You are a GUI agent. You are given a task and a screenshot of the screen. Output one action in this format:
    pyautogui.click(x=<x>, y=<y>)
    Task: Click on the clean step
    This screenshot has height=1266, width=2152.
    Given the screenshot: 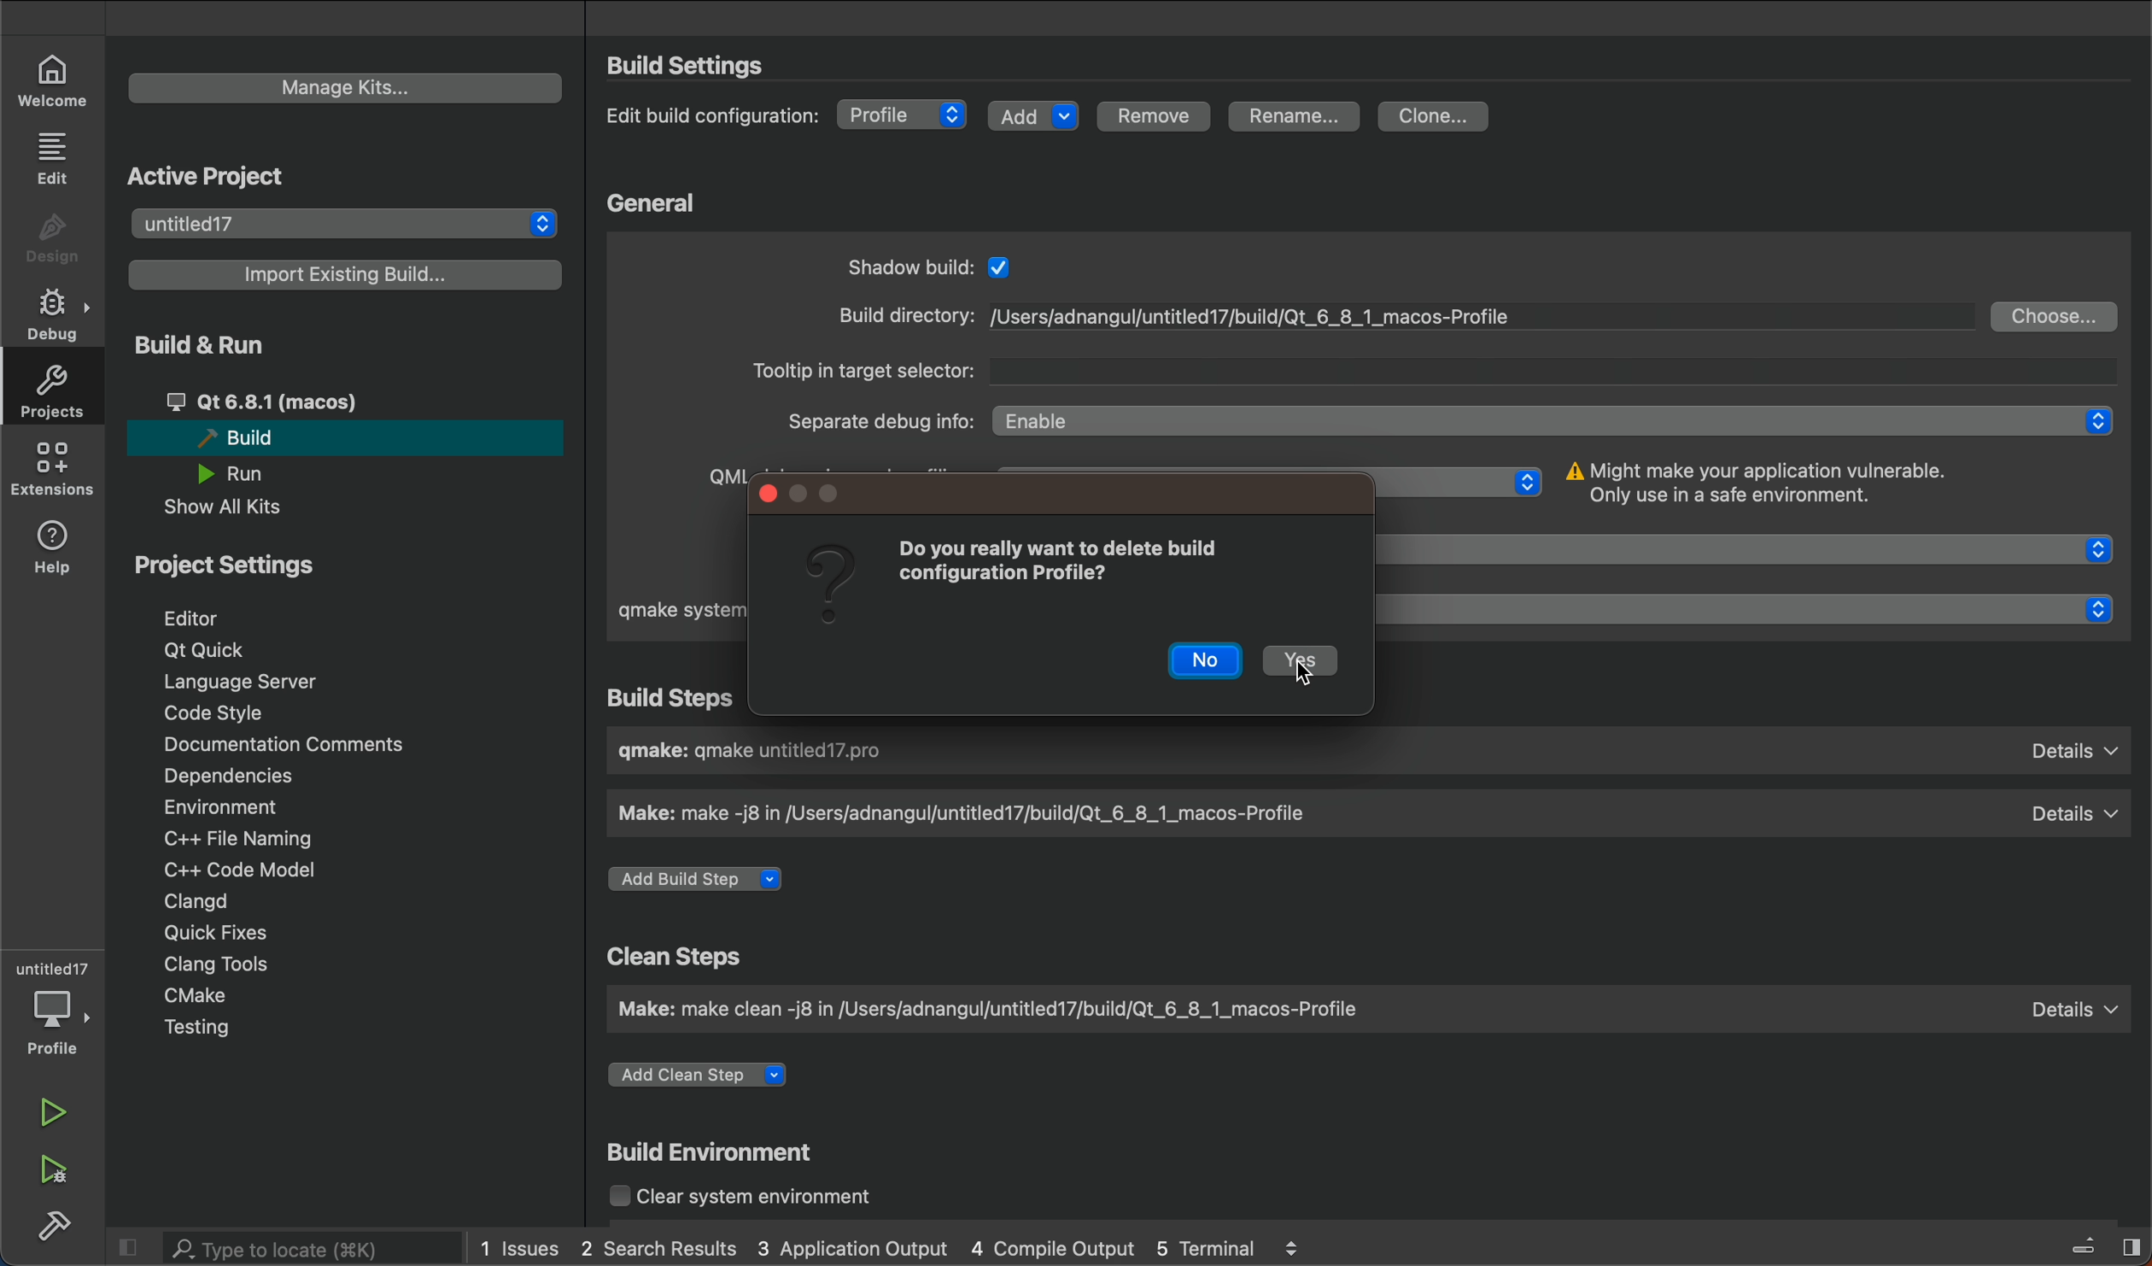 What is the action you would take?
    pyautogui.click(x=991, y=1011)
    